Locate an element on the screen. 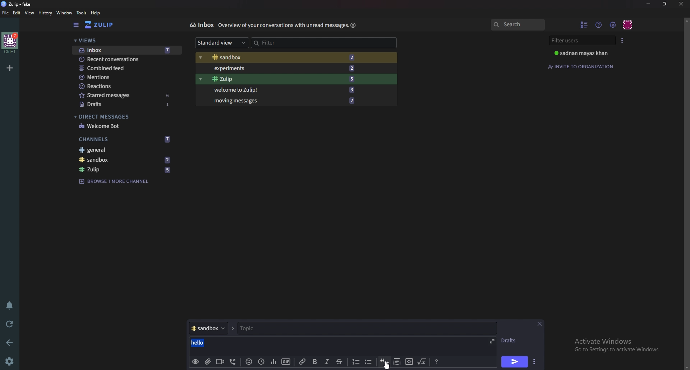 The image size is (690, 370). Browse 1 more channel is located at coordinates (117, 181).